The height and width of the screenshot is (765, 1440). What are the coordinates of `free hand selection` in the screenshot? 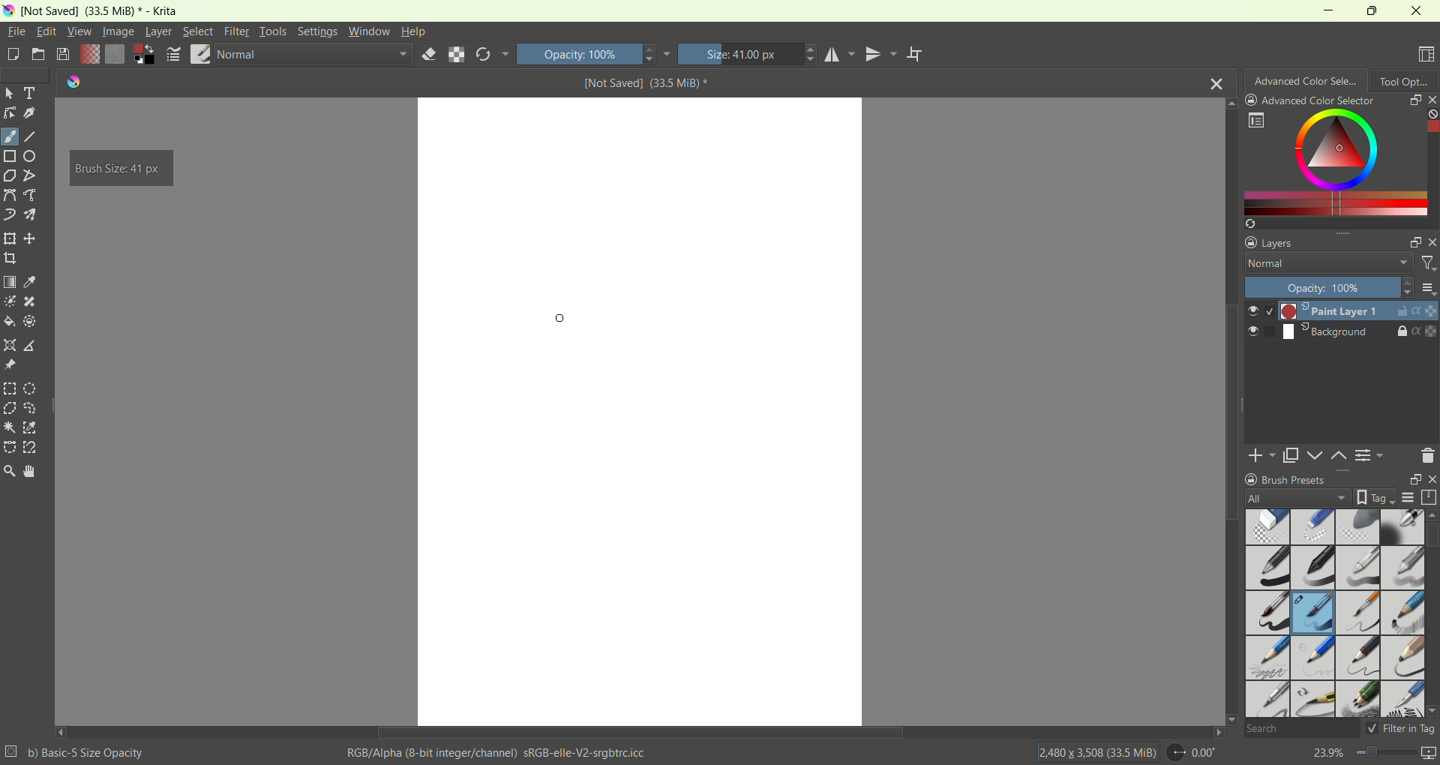 It's located at (34, 408).